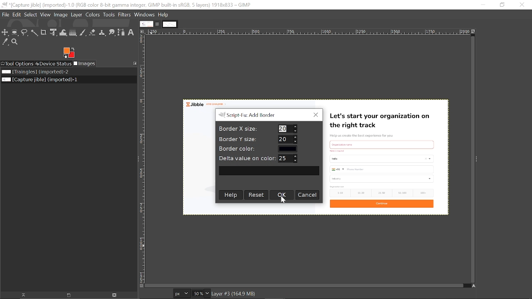 Image resolution: width=532 pixels, height=299 pixels. Describe the element at coordinates (61, 15) in the screenshot. I see `Image` at that location.